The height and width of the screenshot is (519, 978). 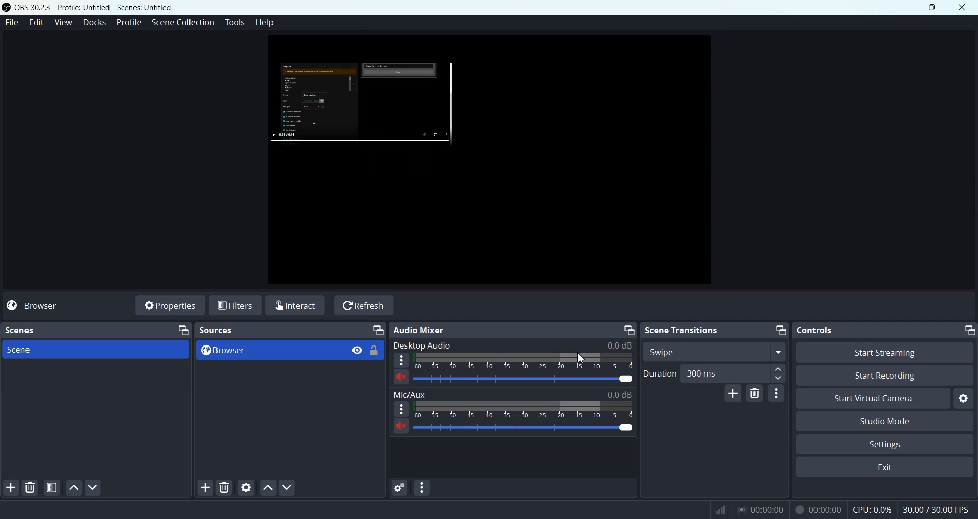 What do you see at coordinates (932, 8) in the screenshot?
I see `Maximize` at bounding box center [932, 8].